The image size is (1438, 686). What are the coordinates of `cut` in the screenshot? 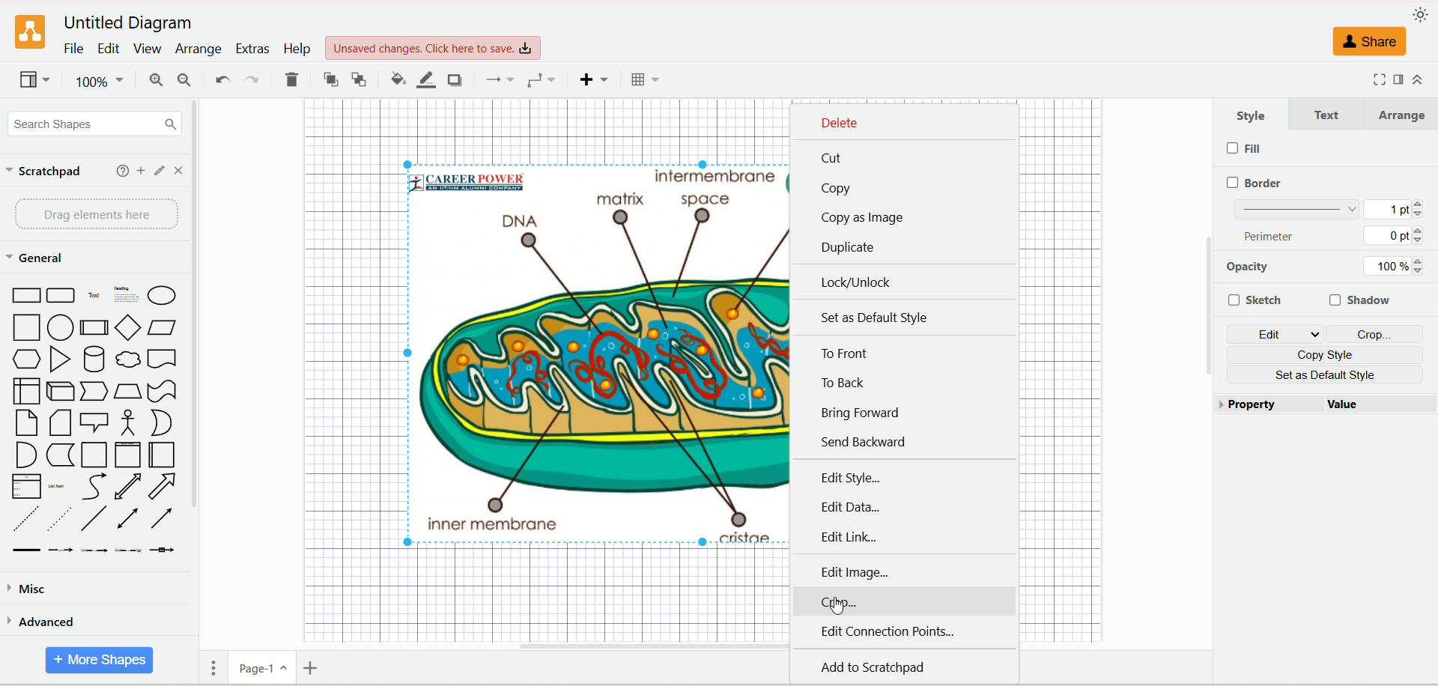 It's located at (831, 158).